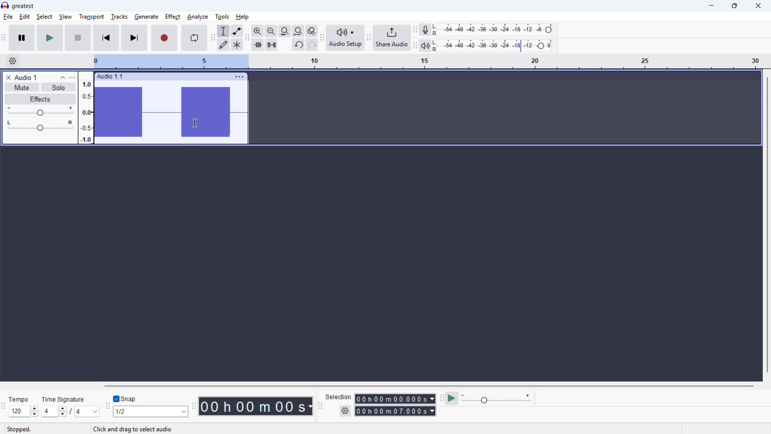 This screenshot has height=434, width=771. What do you see at coordinates (346, 38) in the screenshot?
I see `Audio setup ` at bounding box center [346, 38].